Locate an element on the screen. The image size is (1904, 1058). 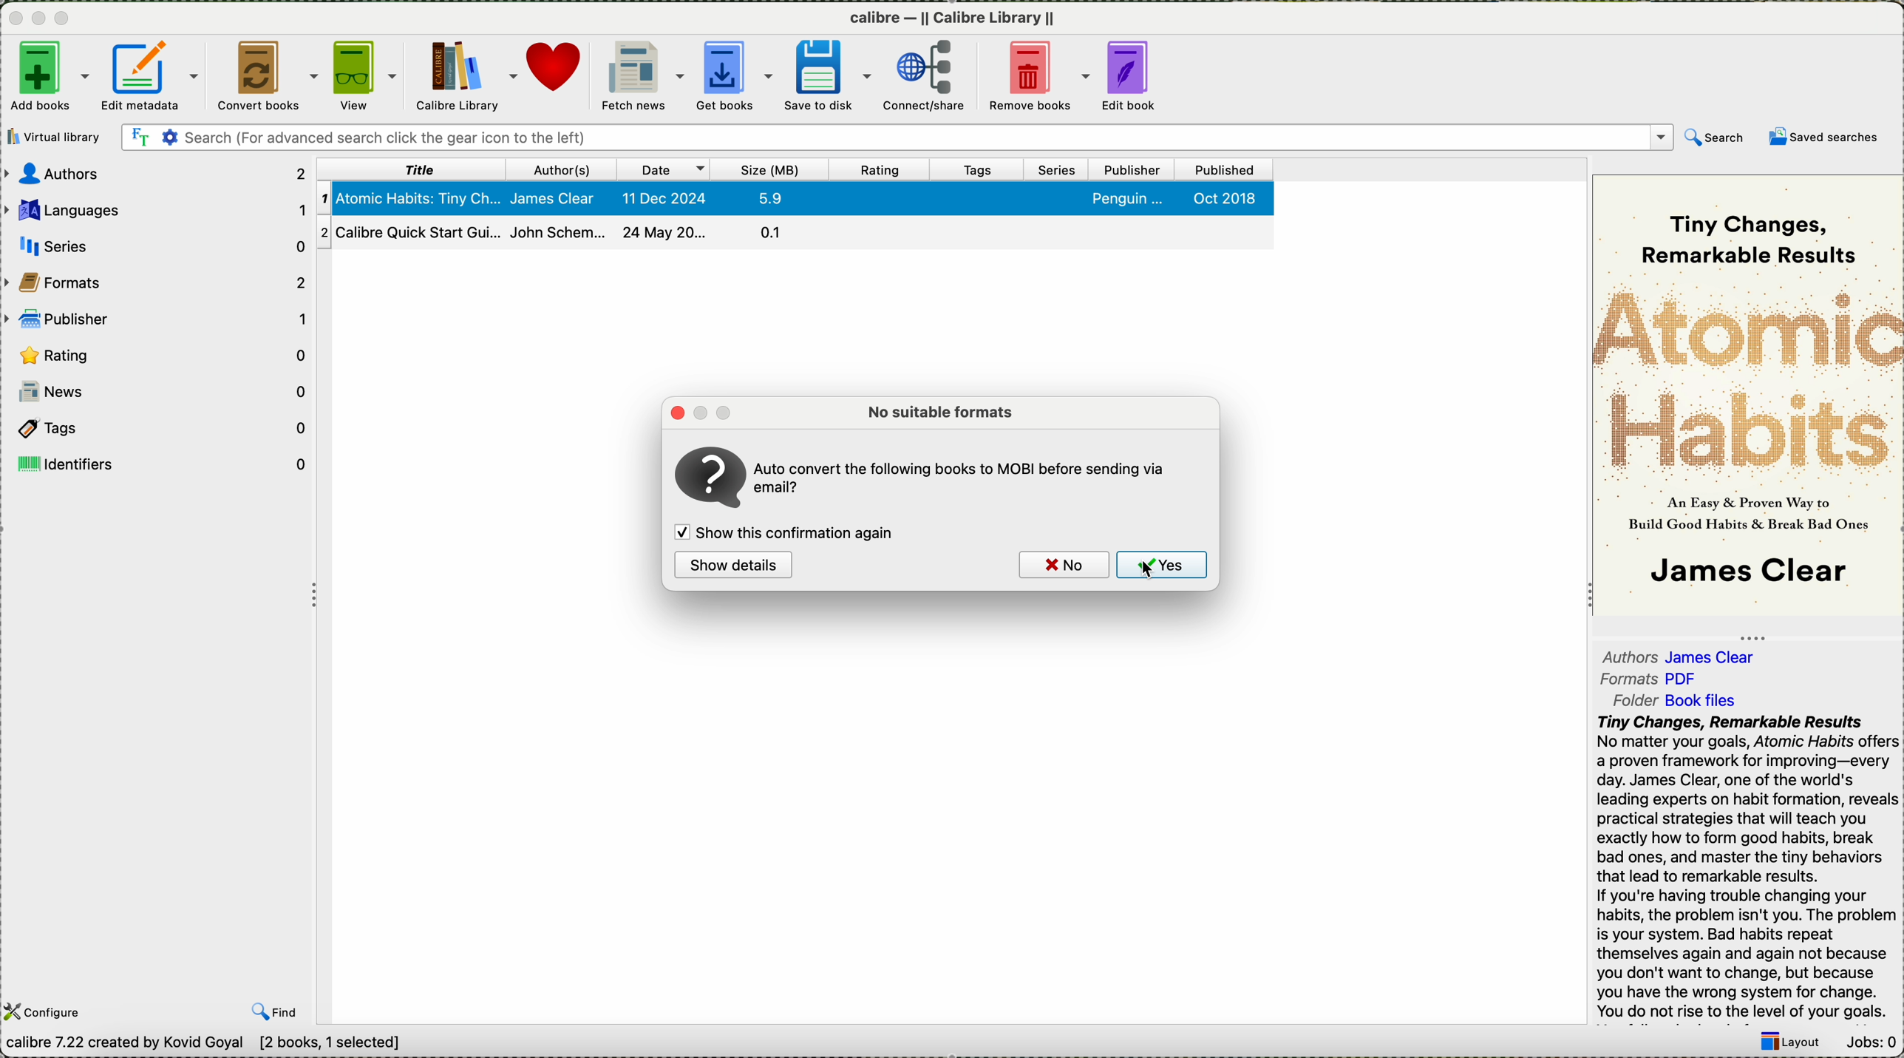
find is located at coordinates (279, 1011).